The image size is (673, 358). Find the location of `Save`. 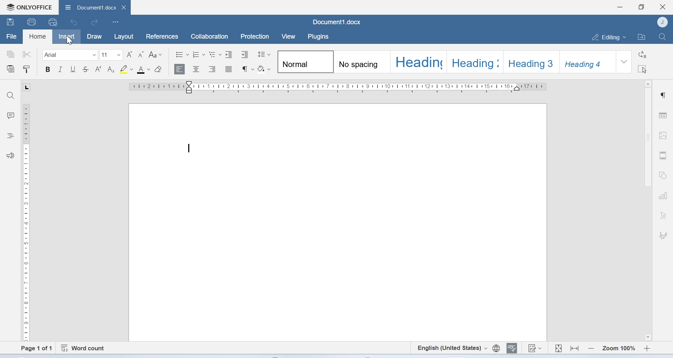

Save is located at coordinates (11, 23).